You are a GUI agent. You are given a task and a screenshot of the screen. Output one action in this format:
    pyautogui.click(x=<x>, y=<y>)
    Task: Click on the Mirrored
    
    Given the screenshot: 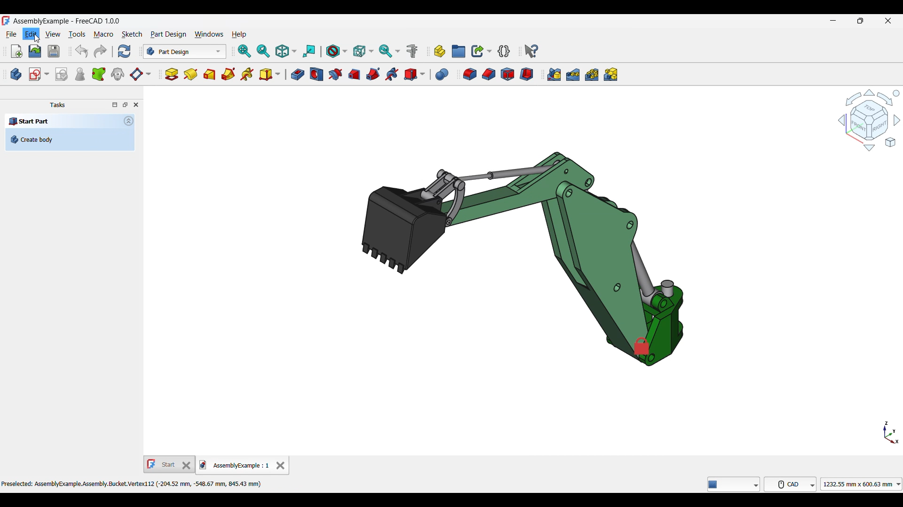 What is the action you would take?
    pyautogui.click(x=554, y=74)
    